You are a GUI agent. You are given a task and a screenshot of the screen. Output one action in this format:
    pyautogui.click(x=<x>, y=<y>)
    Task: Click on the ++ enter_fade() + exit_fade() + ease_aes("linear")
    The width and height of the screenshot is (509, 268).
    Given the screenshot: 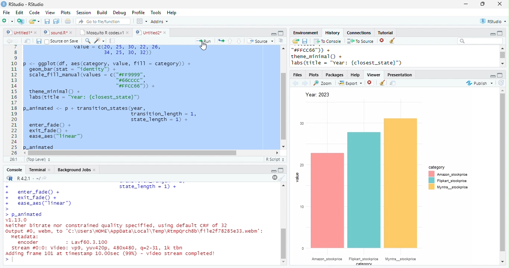 What is the action you would take?
    pyautogui.click(x=41, y=196)
    